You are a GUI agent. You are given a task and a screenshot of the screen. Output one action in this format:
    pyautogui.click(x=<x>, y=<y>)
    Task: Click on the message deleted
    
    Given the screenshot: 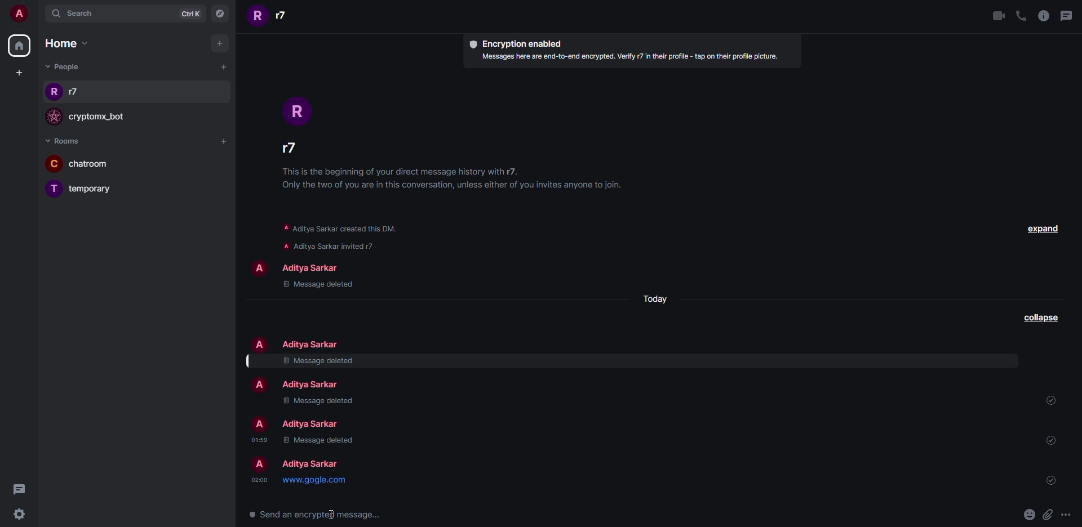 What is the action you would take?
    pyautogui.click(x=319, y=400)
    